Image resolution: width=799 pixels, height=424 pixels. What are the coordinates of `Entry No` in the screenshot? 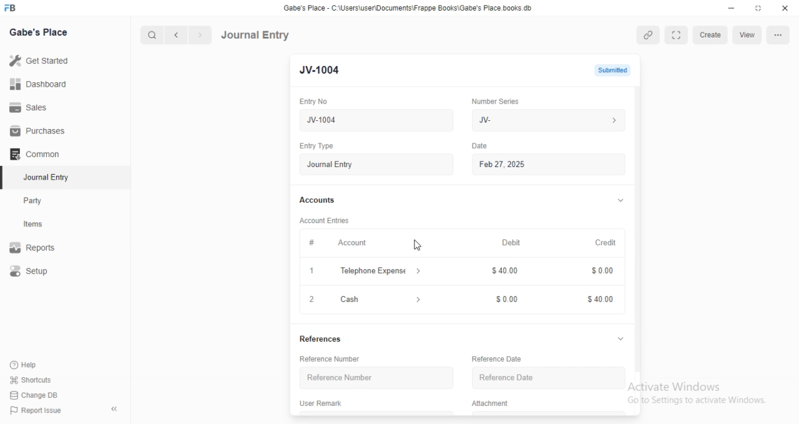 It's located at (312, 100).